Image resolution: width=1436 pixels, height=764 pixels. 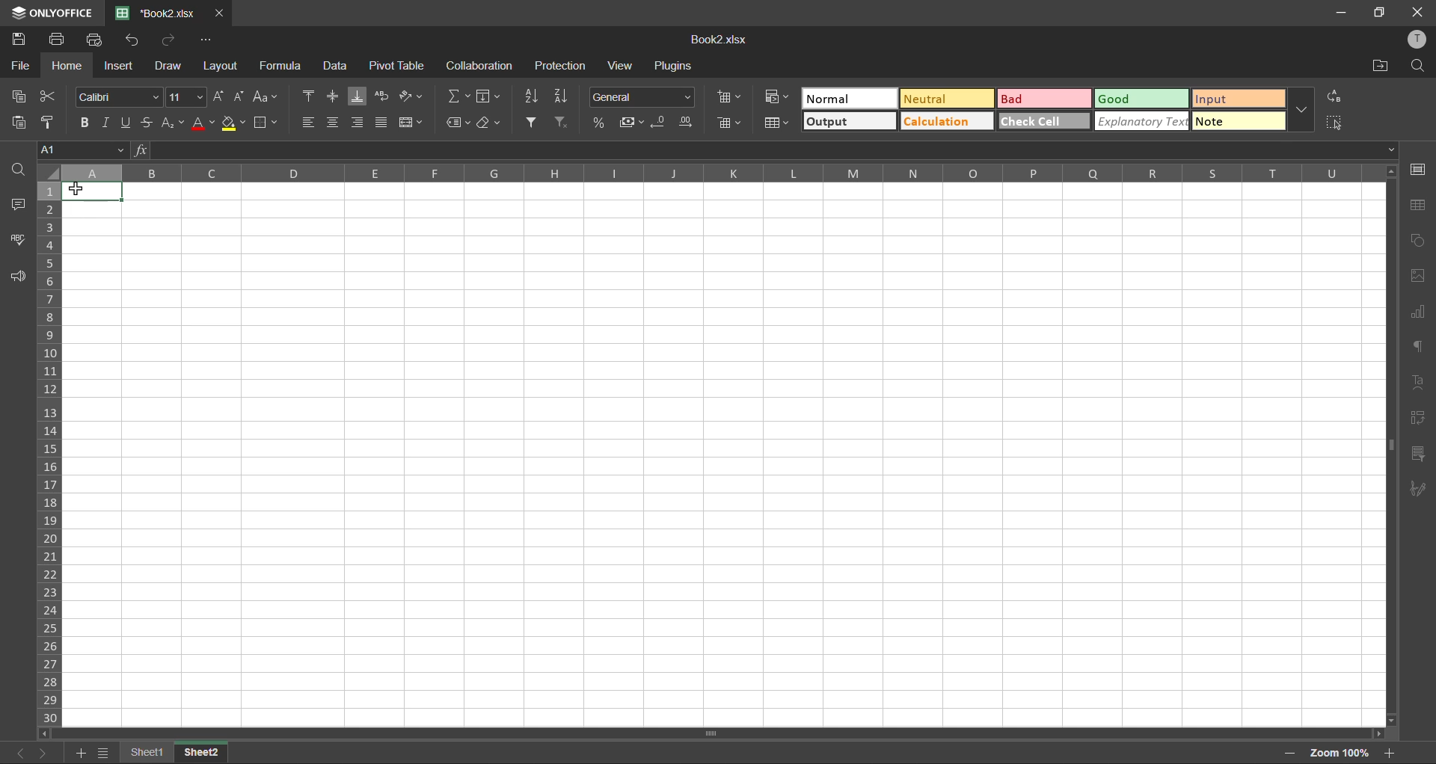 What do you see at coordinates (1417, 312) in the screenshot?
I see `charts` at bounding box center [1417, 312].